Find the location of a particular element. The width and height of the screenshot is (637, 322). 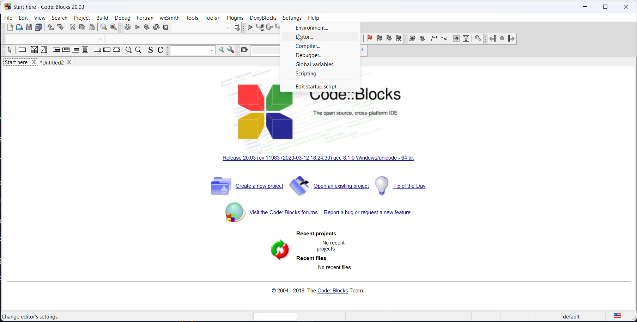

DoxyBlocks is located at coordinates (262, 18).